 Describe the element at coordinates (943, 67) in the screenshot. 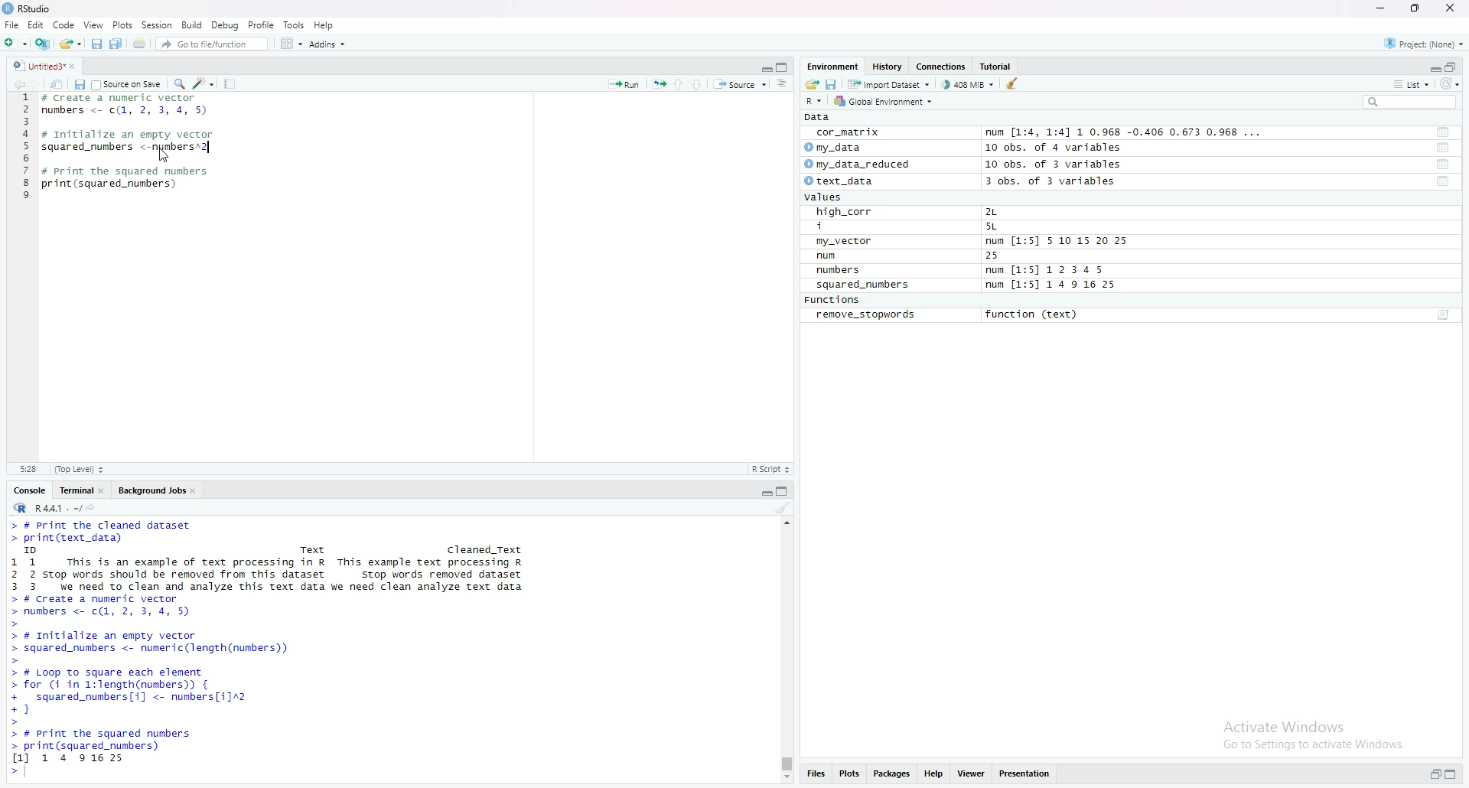

I see `Connections` at that location.